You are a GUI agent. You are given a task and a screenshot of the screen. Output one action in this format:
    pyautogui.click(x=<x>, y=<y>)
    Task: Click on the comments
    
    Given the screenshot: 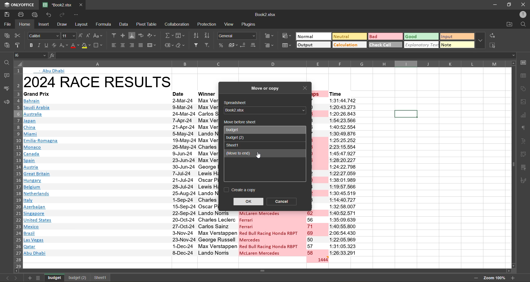 What is the action you would take?
    pyautogui.click(x=5, y=75)
    